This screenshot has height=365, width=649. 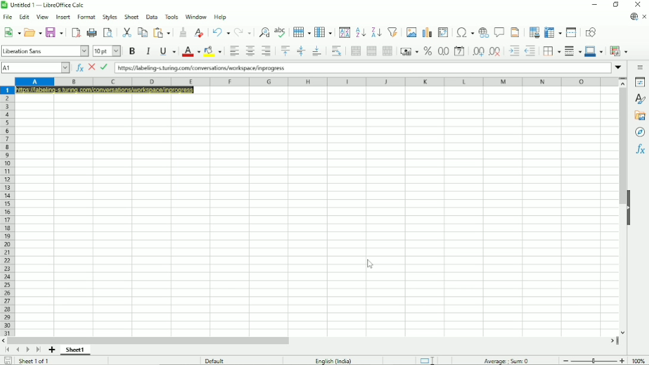 What do you see at coordinates (514, 51) in the screenshot?
I see `Increase indent` at bounding box center [514, 51].